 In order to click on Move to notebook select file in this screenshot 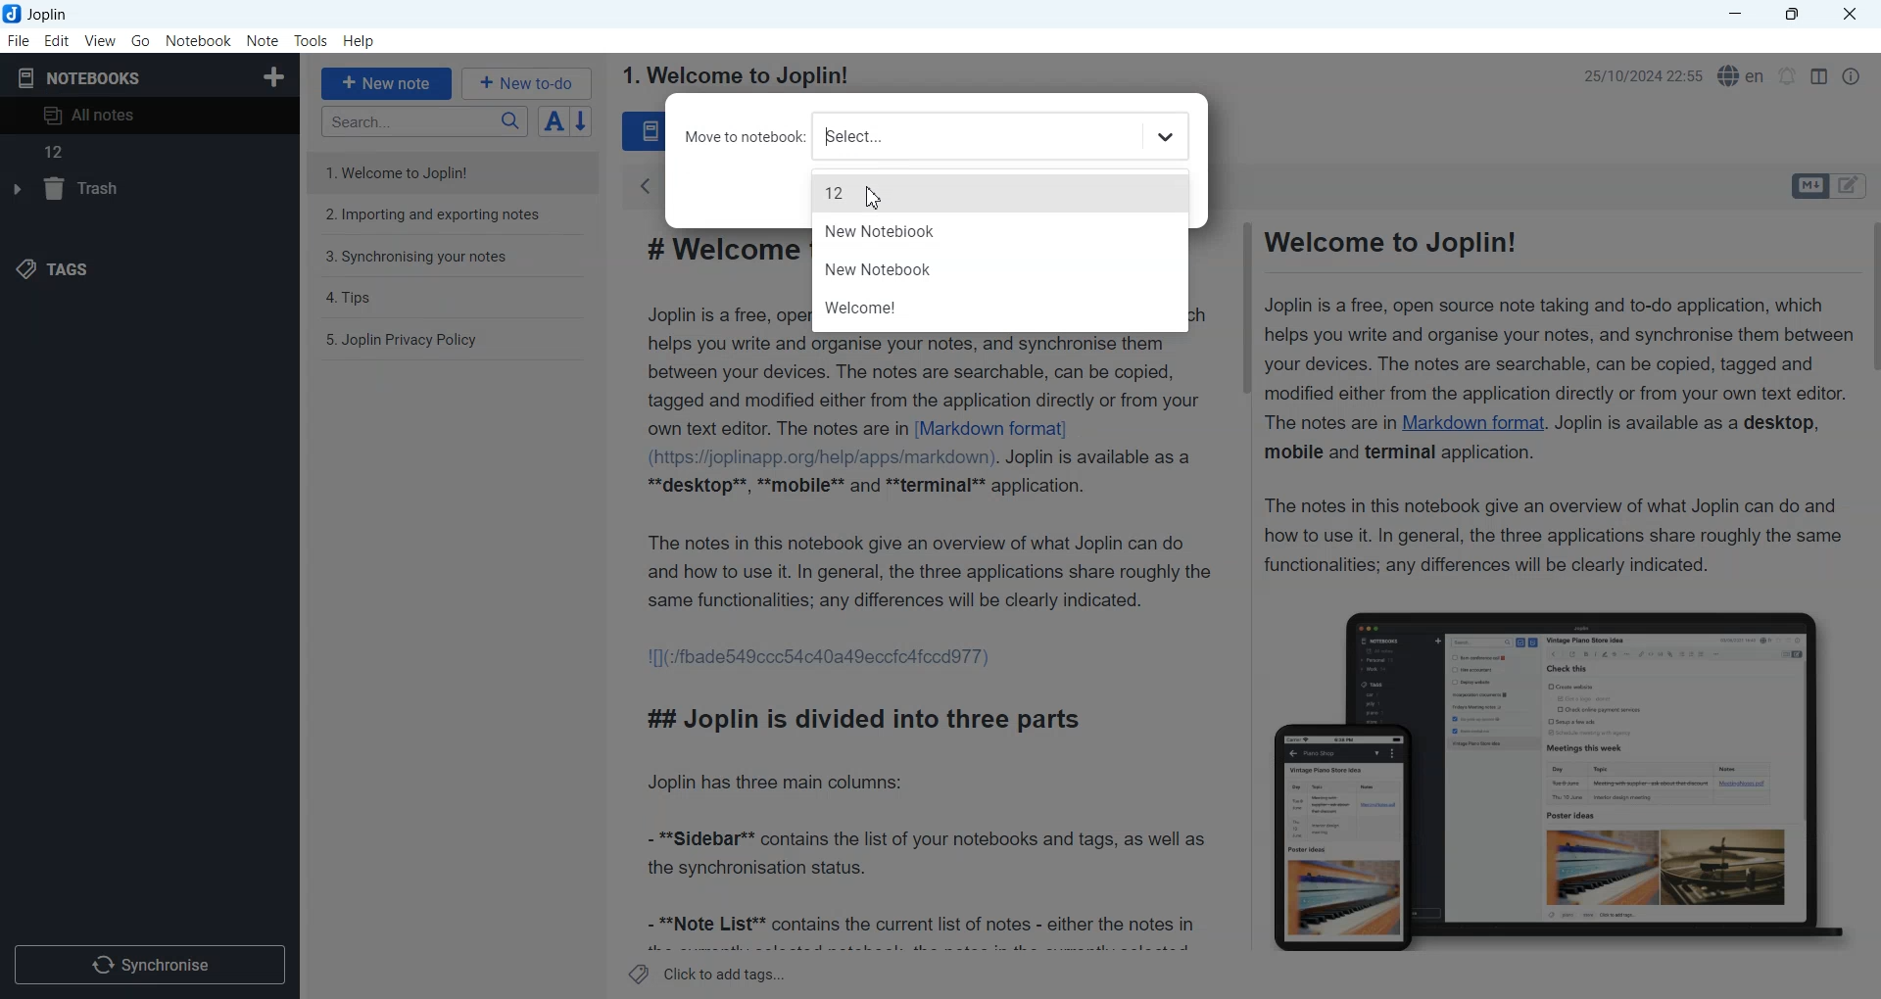, I will do `click(903, 136)`.